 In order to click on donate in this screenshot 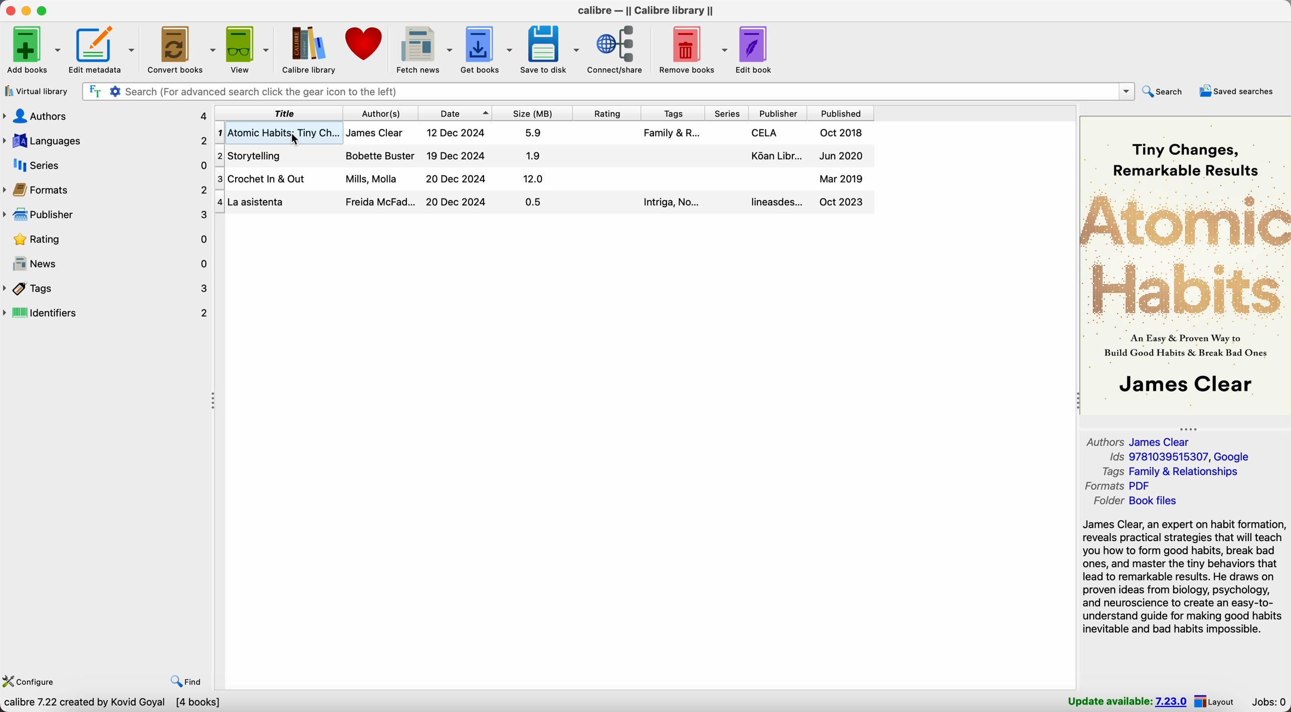, I will do `click(365, 43)`.